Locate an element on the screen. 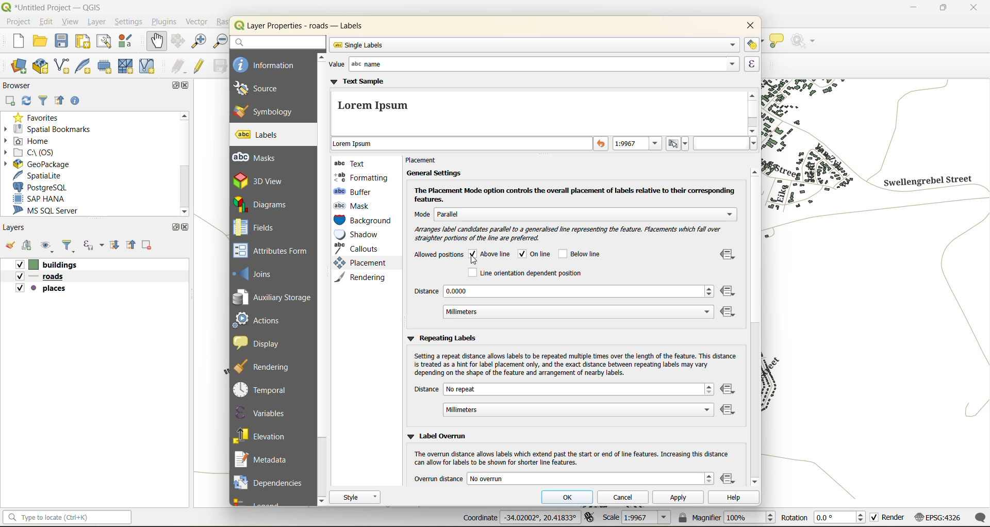  fields is located at coordinates (255, 227).